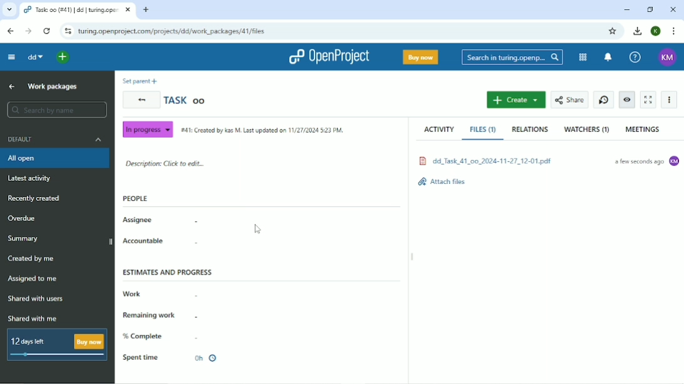 Image resolution: width=684 pixels, height=384 pixels. Describe the element at coordinates (152, 315) in the screenshot. I see `Remaining work` at that location.